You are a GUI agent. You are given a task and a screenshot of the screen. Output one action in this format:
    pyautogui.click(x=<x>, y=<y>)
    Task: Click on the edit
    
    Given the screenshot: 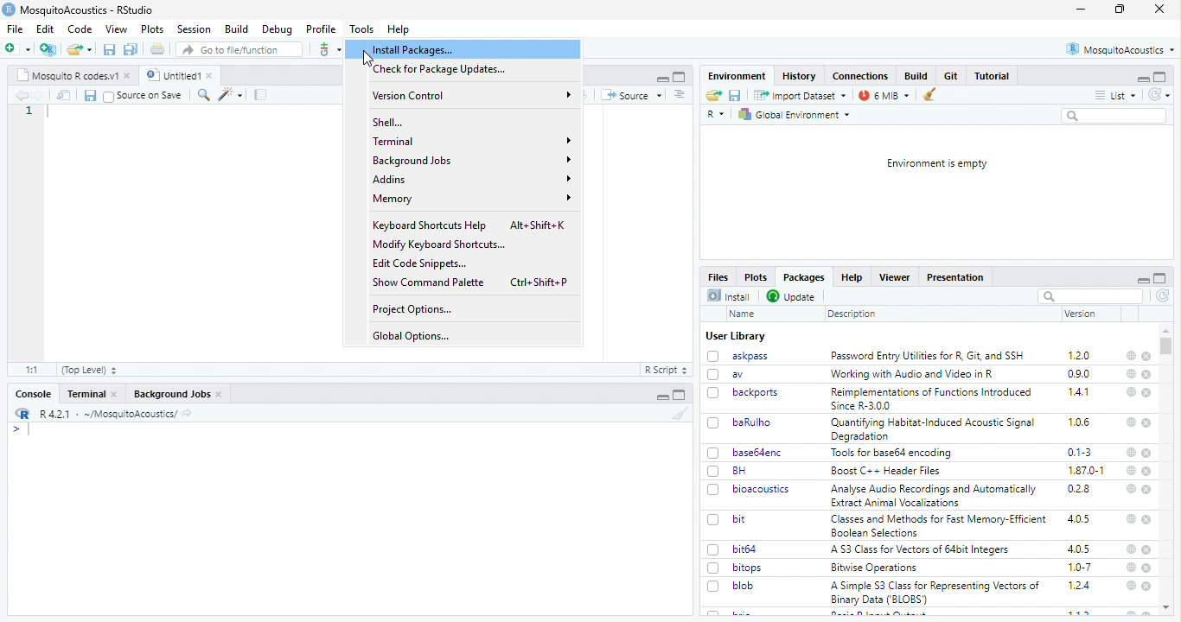 What is the action you would take?
    pyautogui.click(x=230, y=95)
    